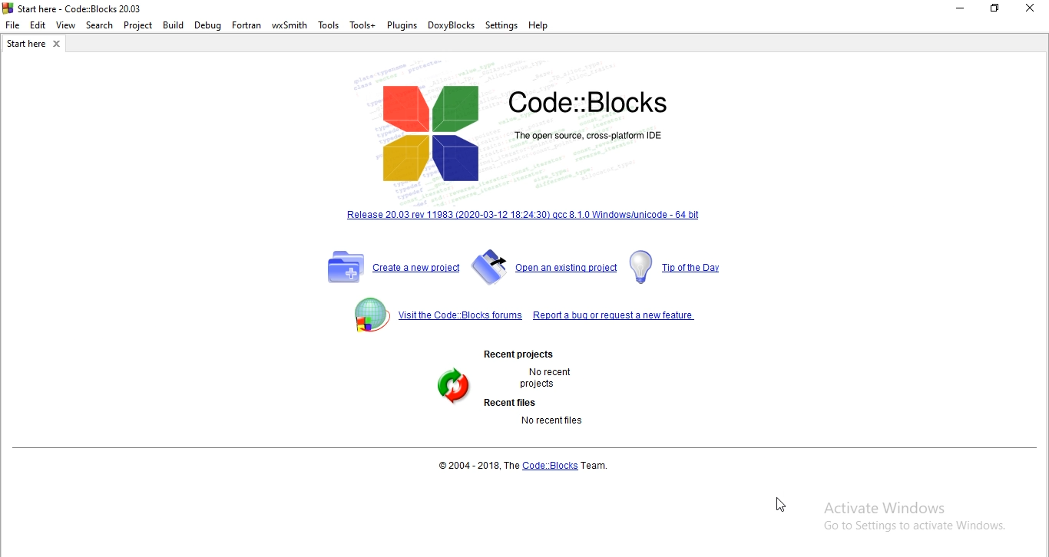  Describe the element at coordinates (501, 25) in the screenshot. I see `Settings` at that location.